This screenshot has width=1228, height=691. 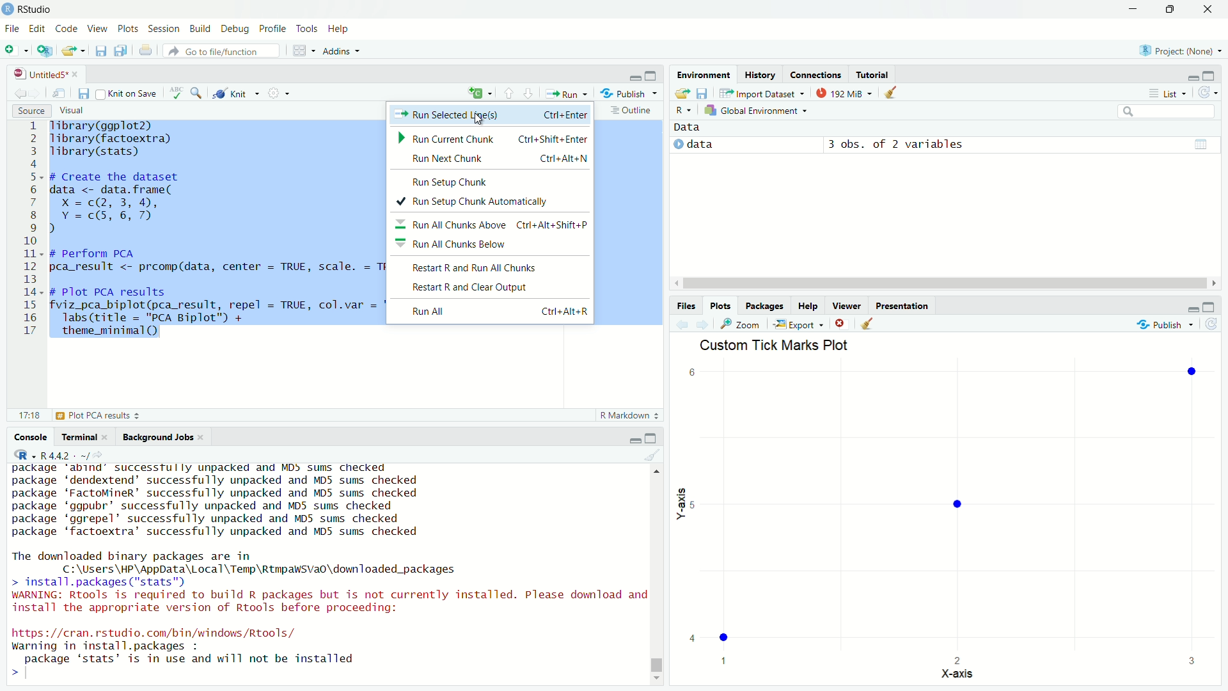 I want to click on restart and run all chunks, so click(x=492, y=267).